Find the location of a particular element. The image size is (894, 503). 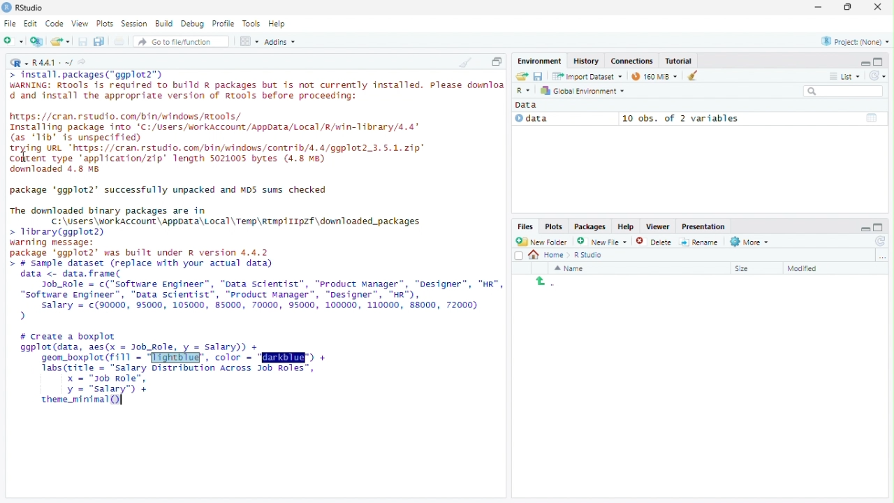

More file commands is located at coordinates (749, 242).